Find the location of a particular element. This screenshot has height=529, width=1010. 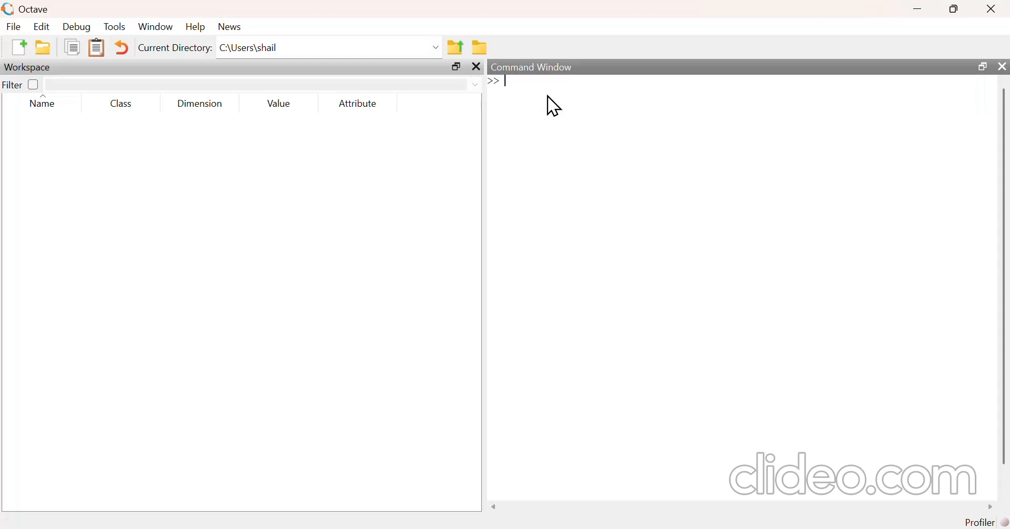

scrollbar is located at coordinates (1004, 275).